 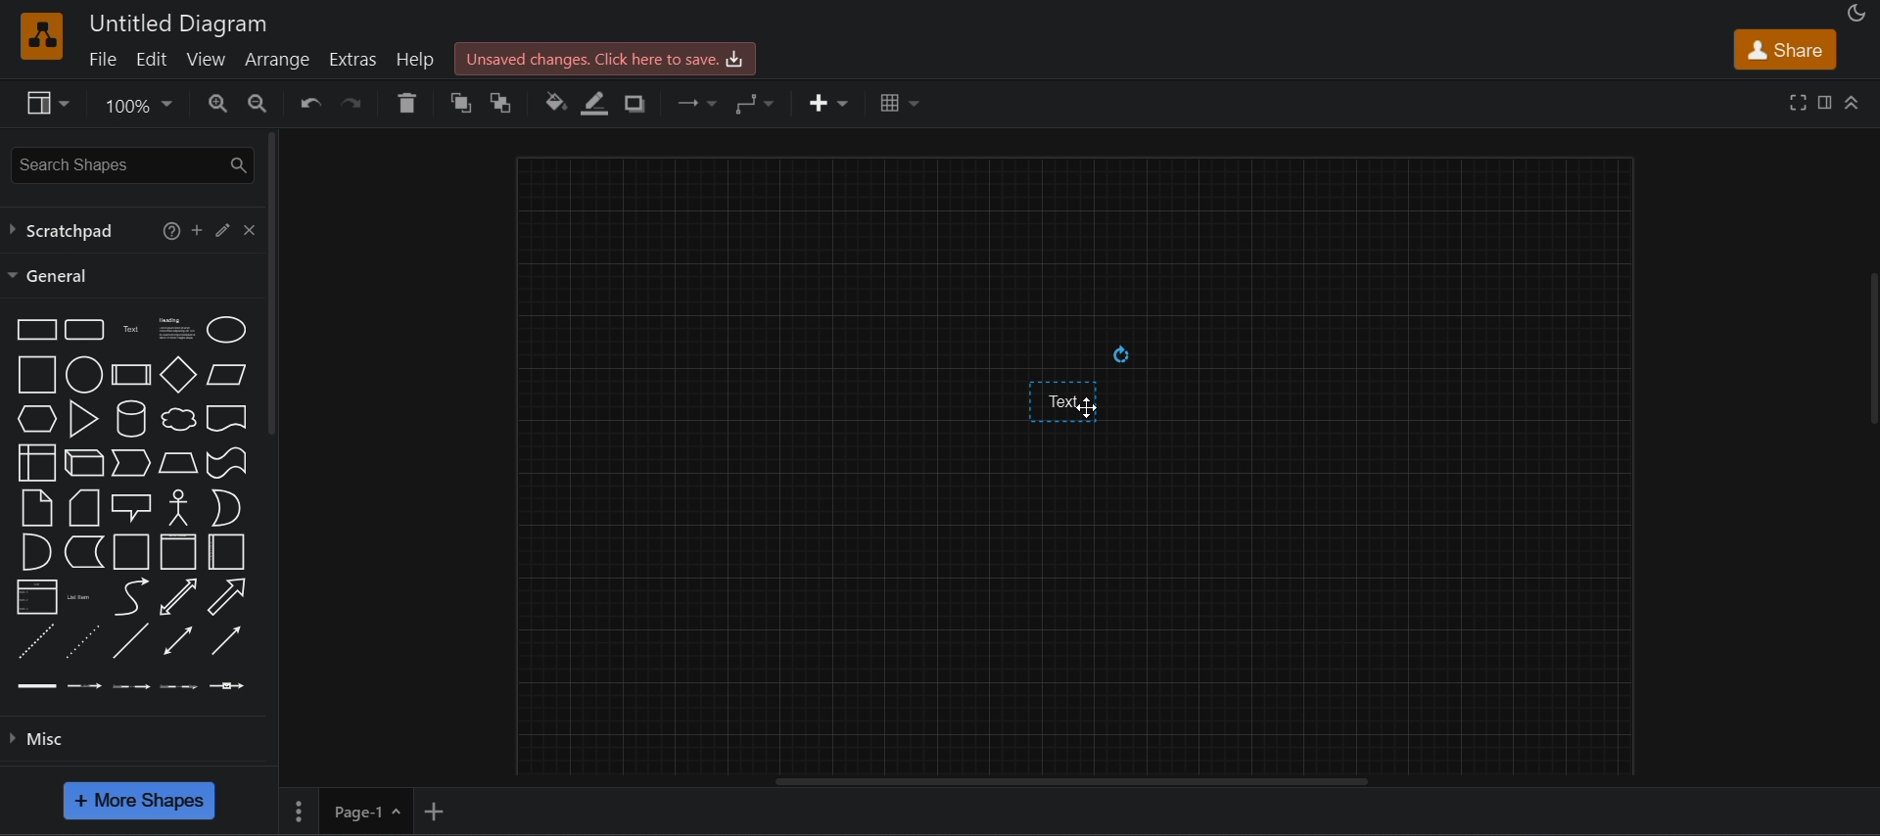 I want to click on Text, so click(x=131, y=330).